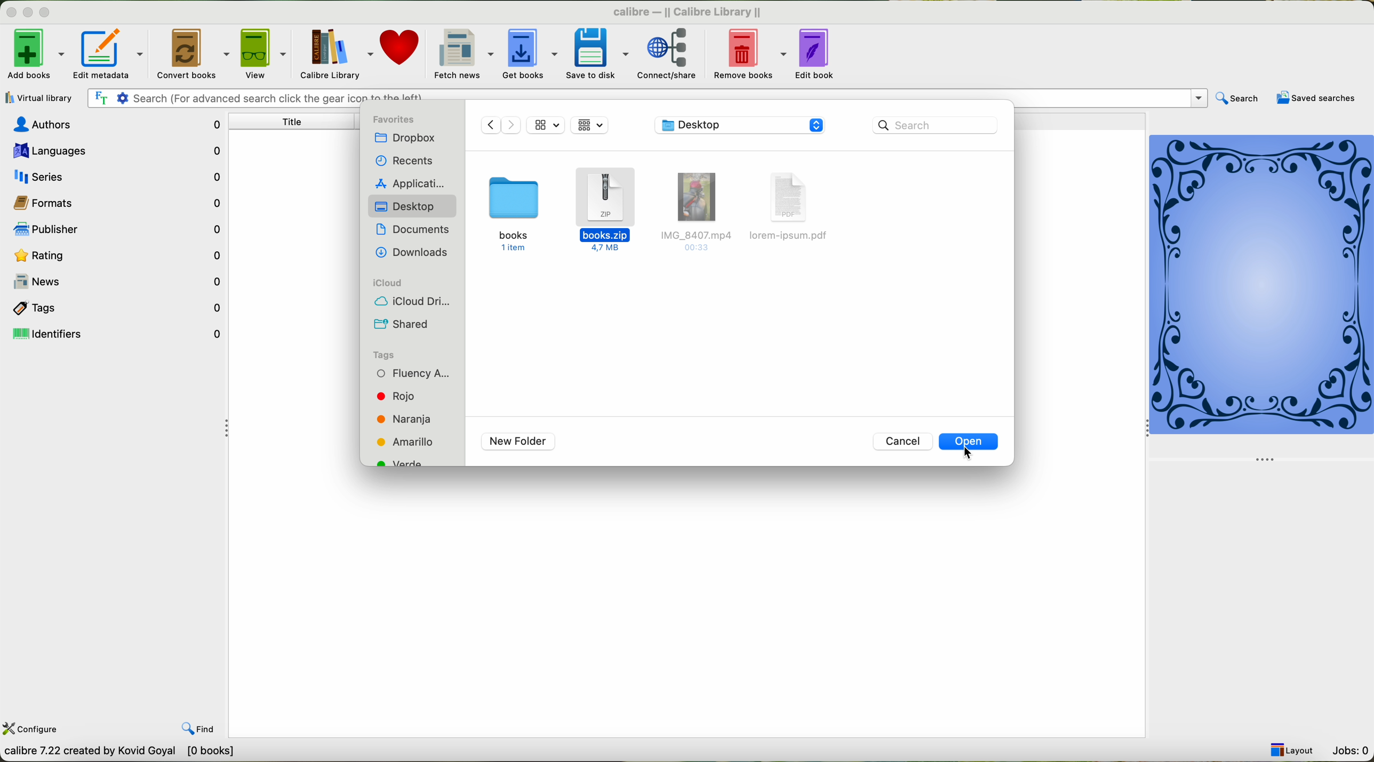 The height and width of the screenshot is (762, 1374). I want to click on location, so click(742, 125).